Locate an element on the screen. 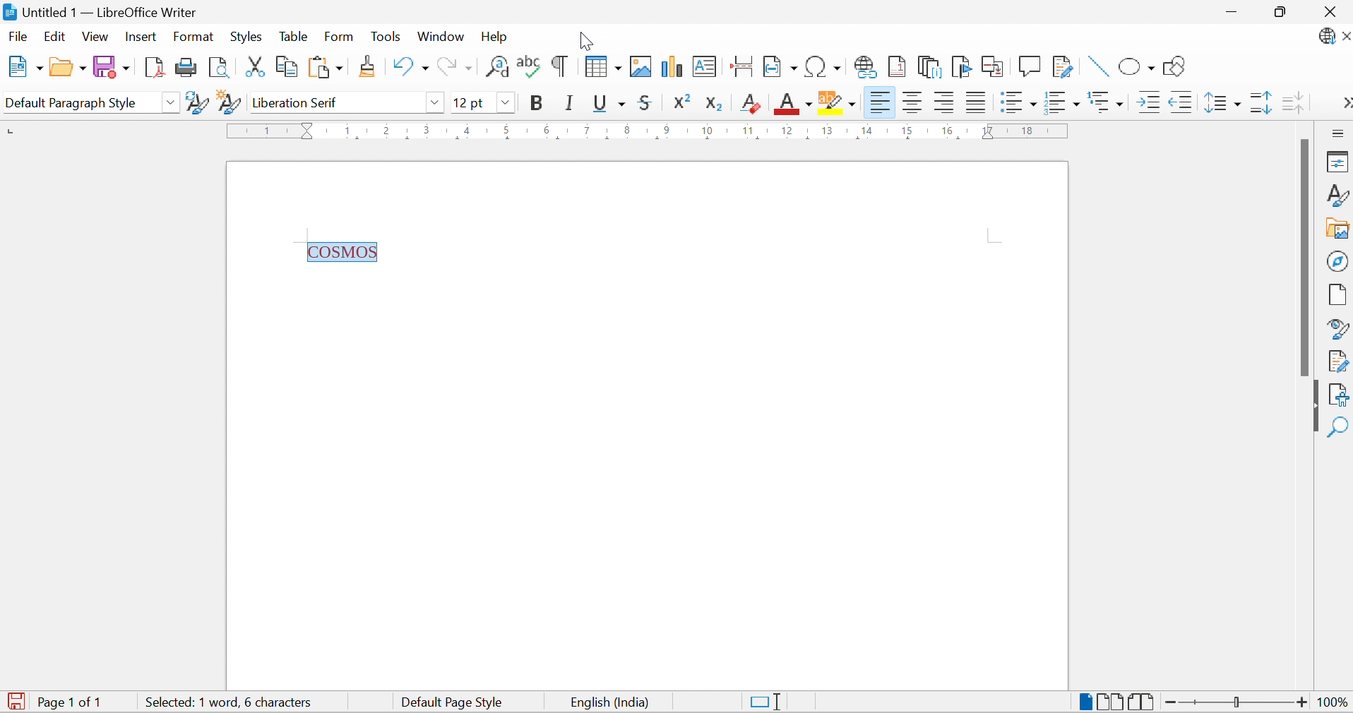  Paste is located at coordinates (325, 67).